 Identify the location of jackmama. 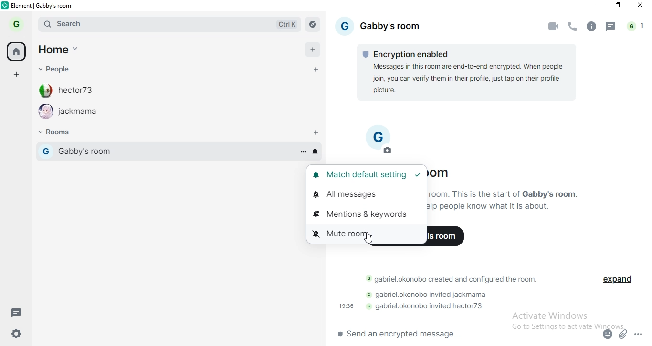
(82, 114).